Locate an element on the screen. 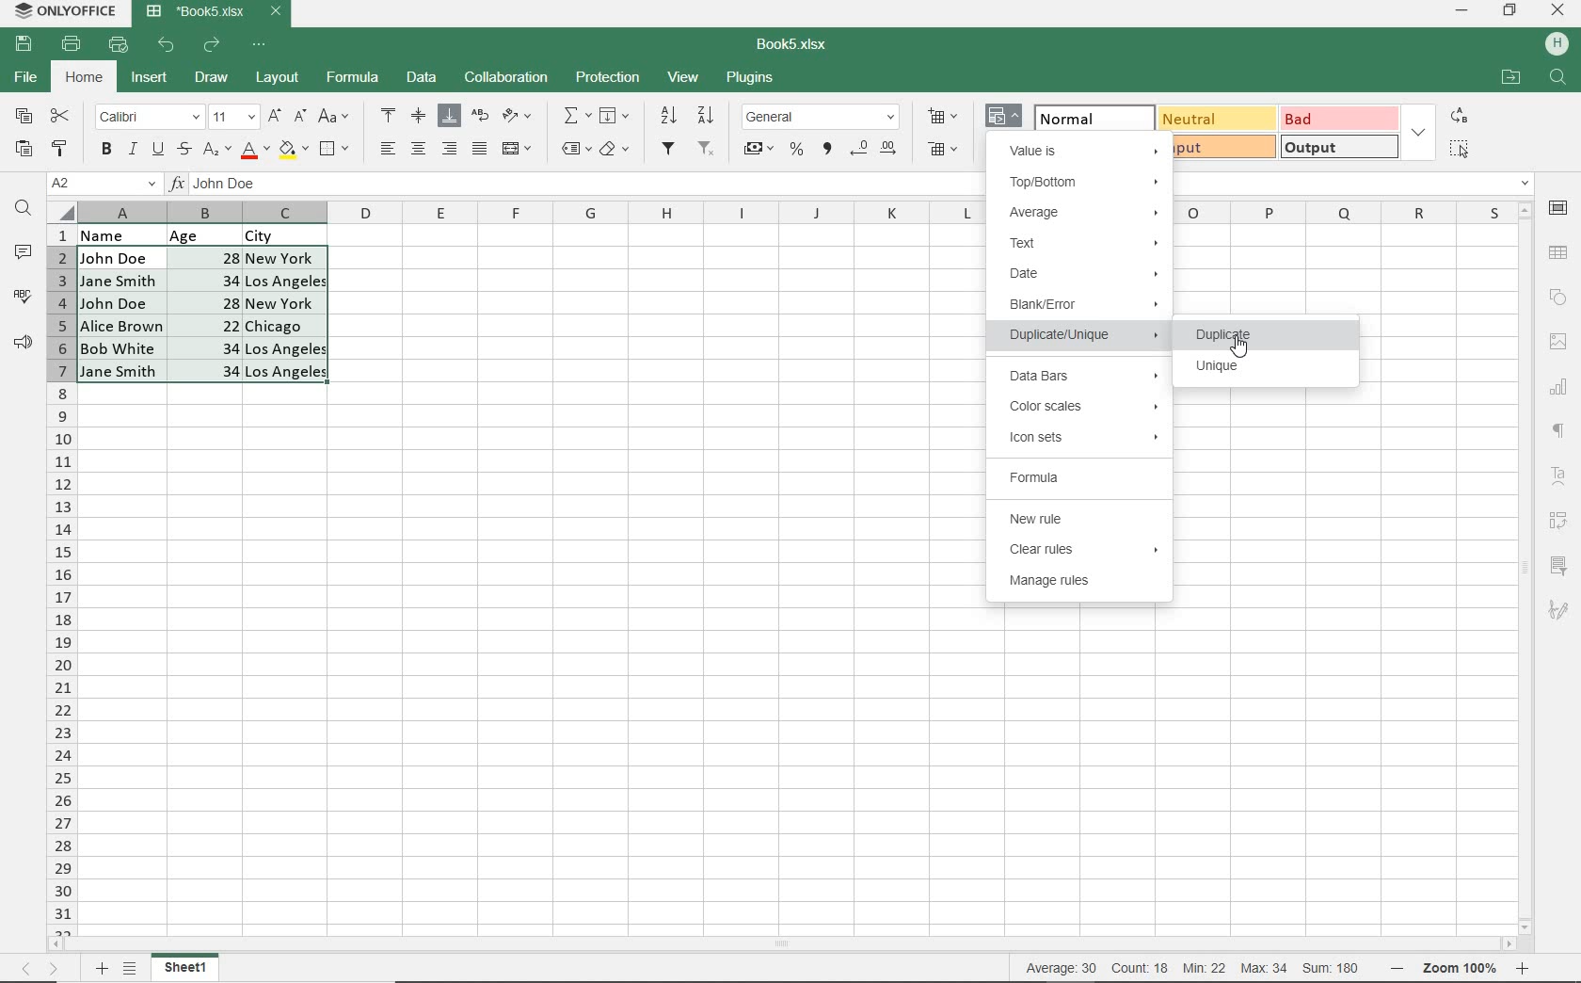  columns is located at coordinates (1343, 212).